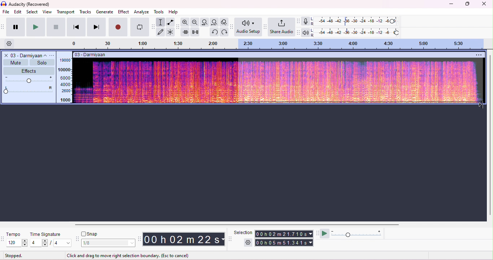 The height and width of the screenshot is (260, 493). I want to click on zoom out, so click(195, 22).